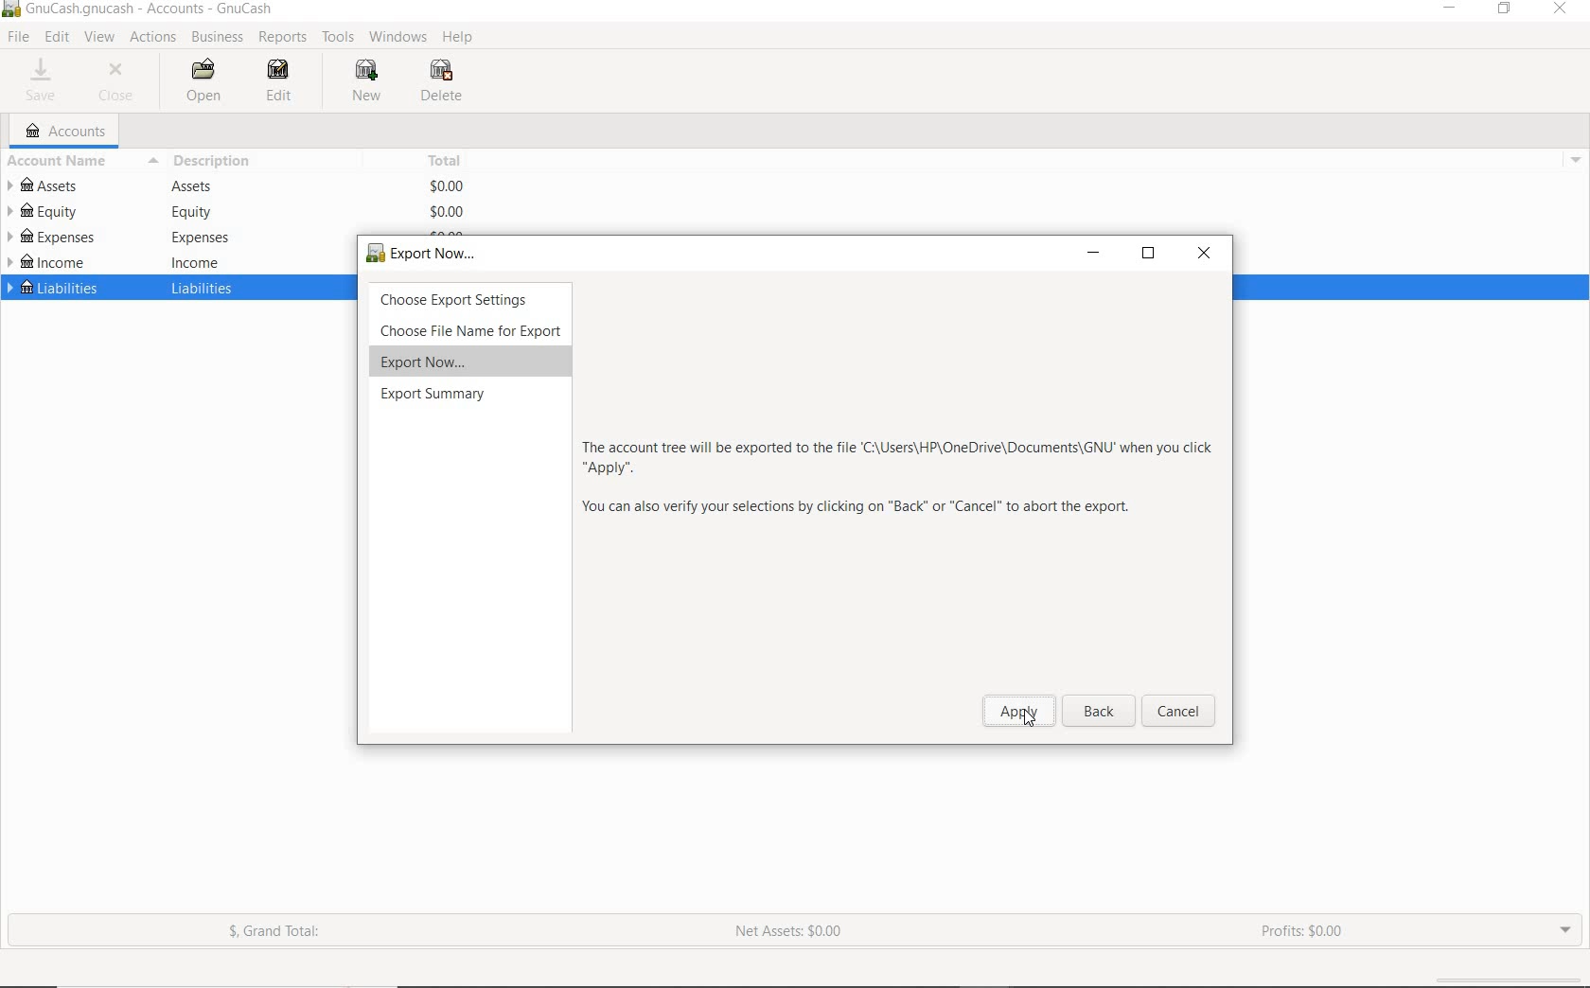  I want to click on $0.00, so click(449, 212).